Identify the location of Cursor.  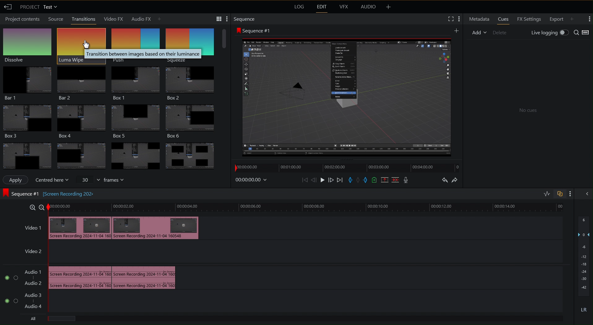
(86, 45).